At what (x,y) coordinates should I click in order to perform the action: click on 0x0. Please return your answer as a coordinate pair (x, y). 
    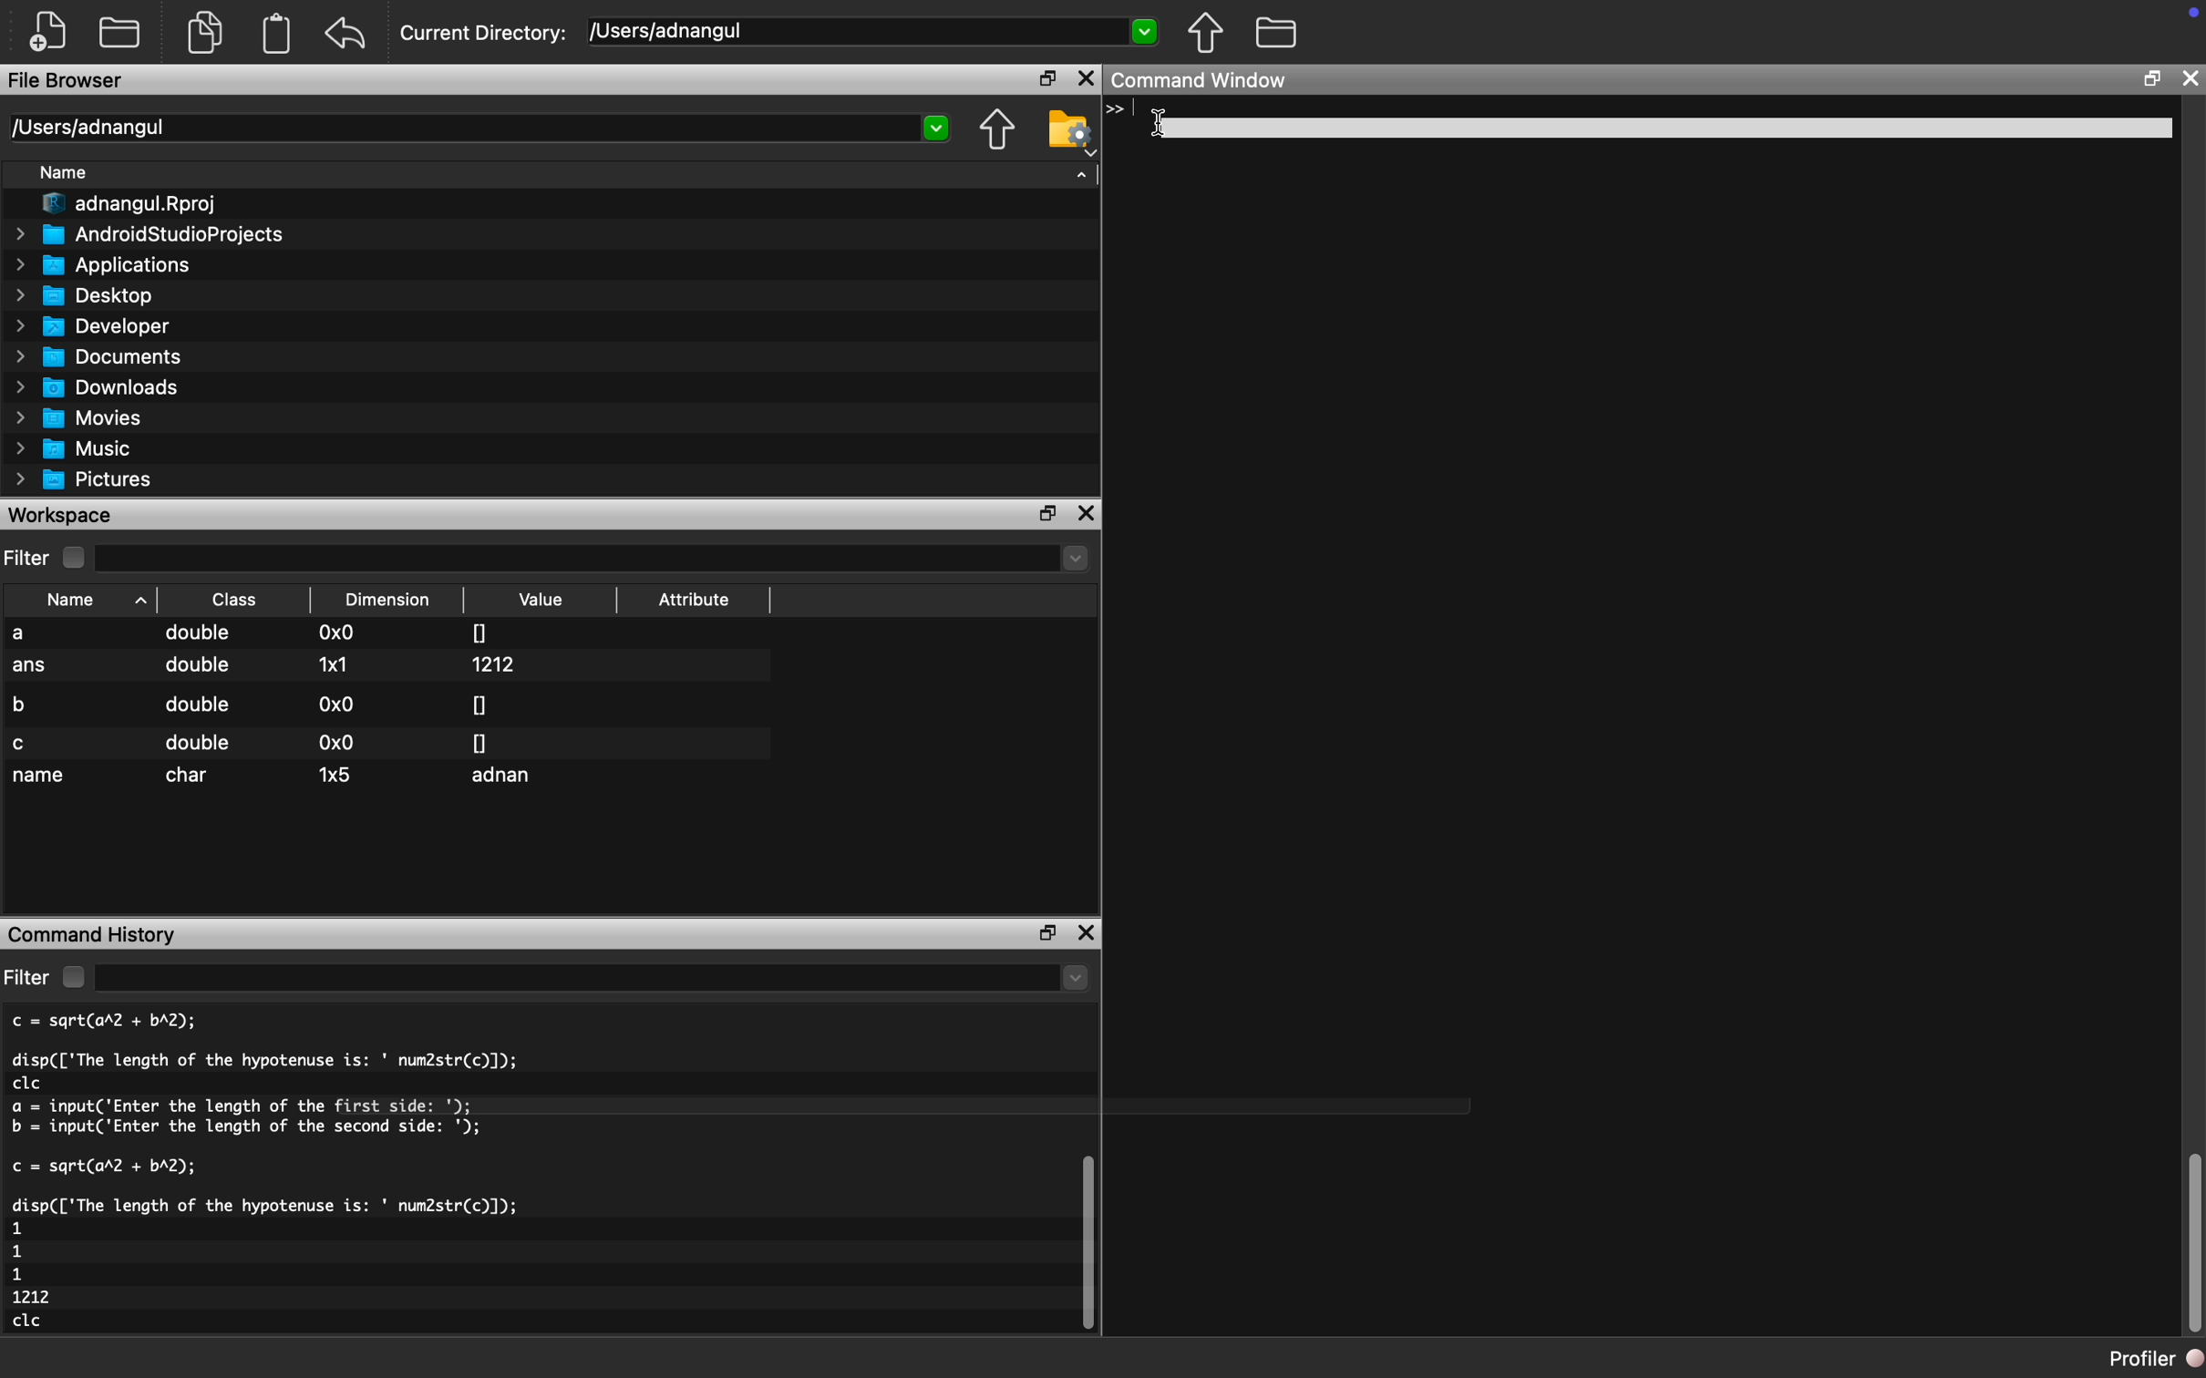
    Looking at the image, I should click on (338, 704).